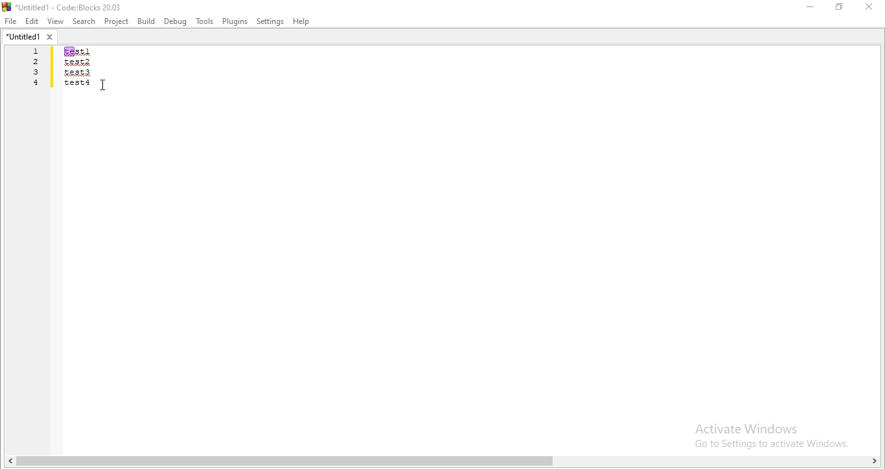 The height and width of the screenshot is (469, 885). What do you see at coordinates (176, 21) in the screenshot?
I see `Debug ` at bounding box center [176, 21].